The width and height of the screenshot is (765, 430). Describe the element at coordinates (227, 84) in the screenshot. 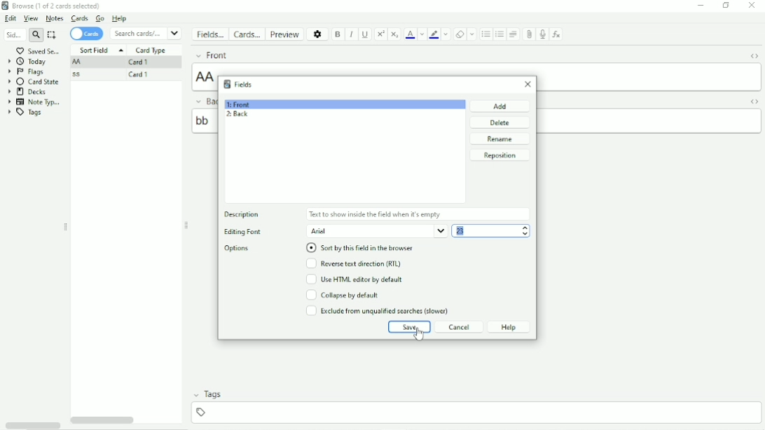

I see `Anki logo` at that location.